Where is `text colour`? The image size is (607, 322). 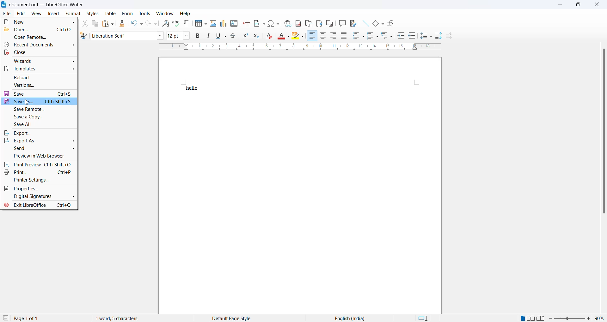 text colour is located at coordinates (284, 36).